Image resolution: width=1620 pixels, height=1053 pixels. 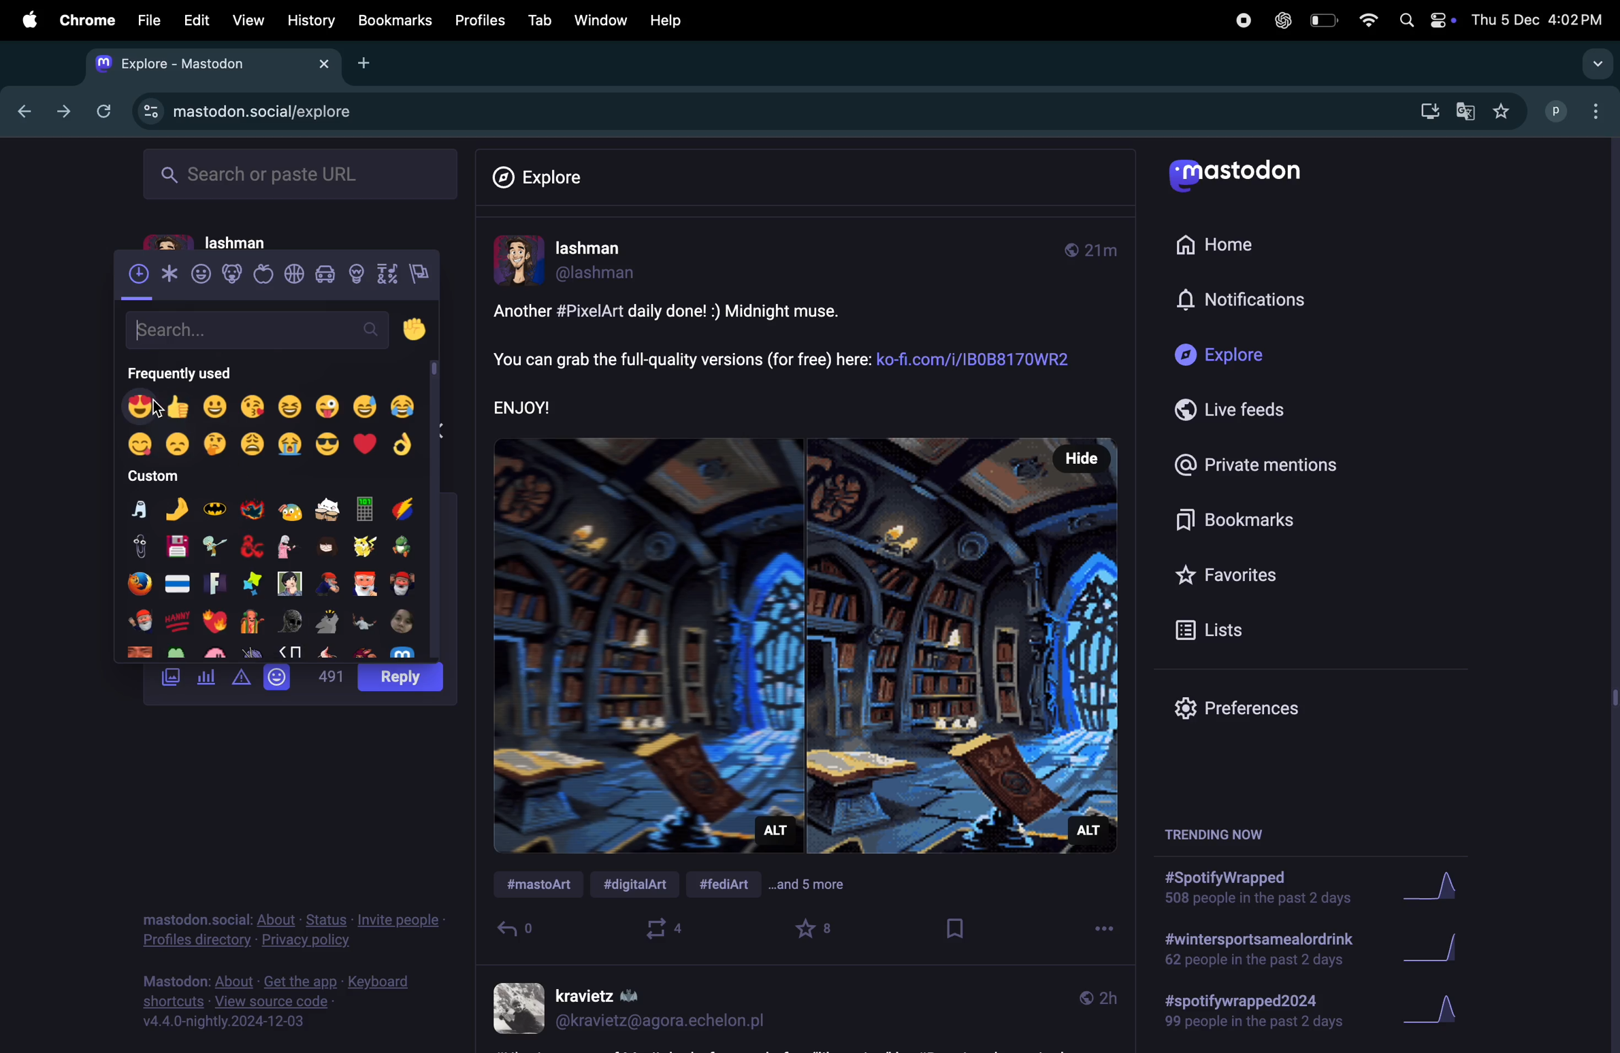 What do you see at coordinates (1077, 458) in the screenshot?
I see `Hide button` at bounding box center [1077, 458].